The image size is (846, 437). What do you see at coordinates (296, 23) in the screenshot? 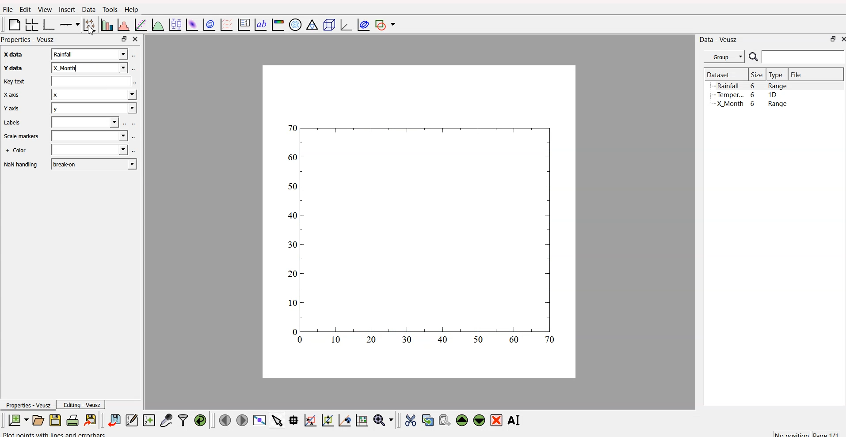
I see `polar graph` at bounding box center [296, 23].